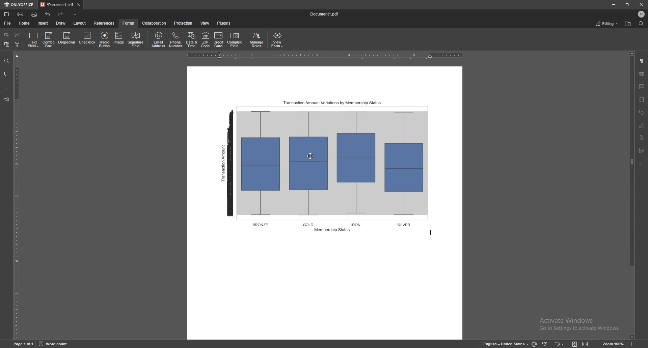 This screenshot has height=348, width=648. I want to click on locate file, so click(628, 24).